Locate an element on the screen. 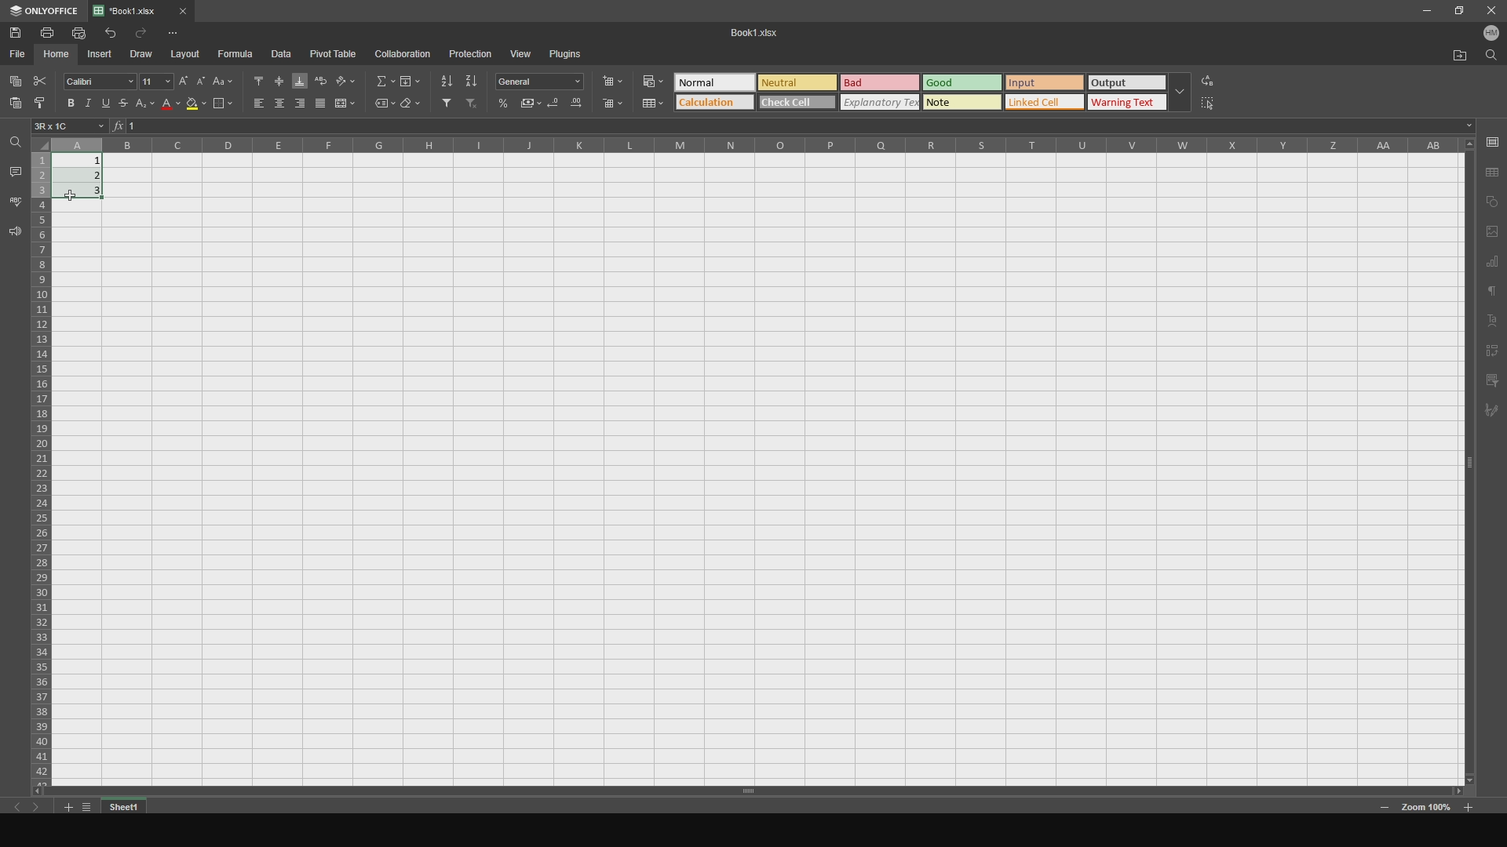  clear is located at coordinates (412, 106).